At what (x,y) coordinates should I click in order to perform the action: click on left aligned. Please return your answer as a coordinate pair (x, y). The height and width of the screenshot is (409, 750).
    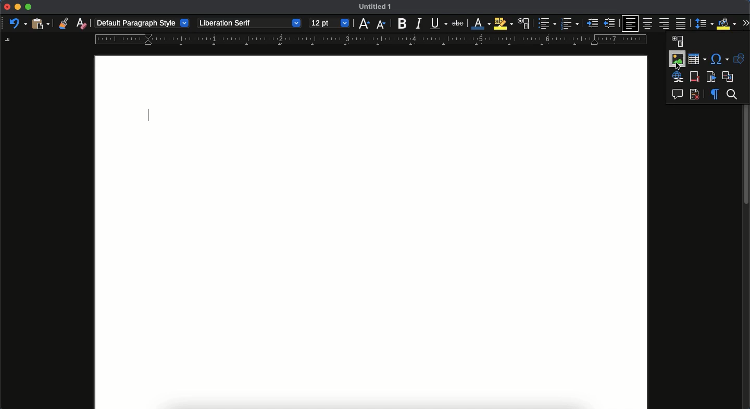
    Looking at the image, I should click on (629, 23).